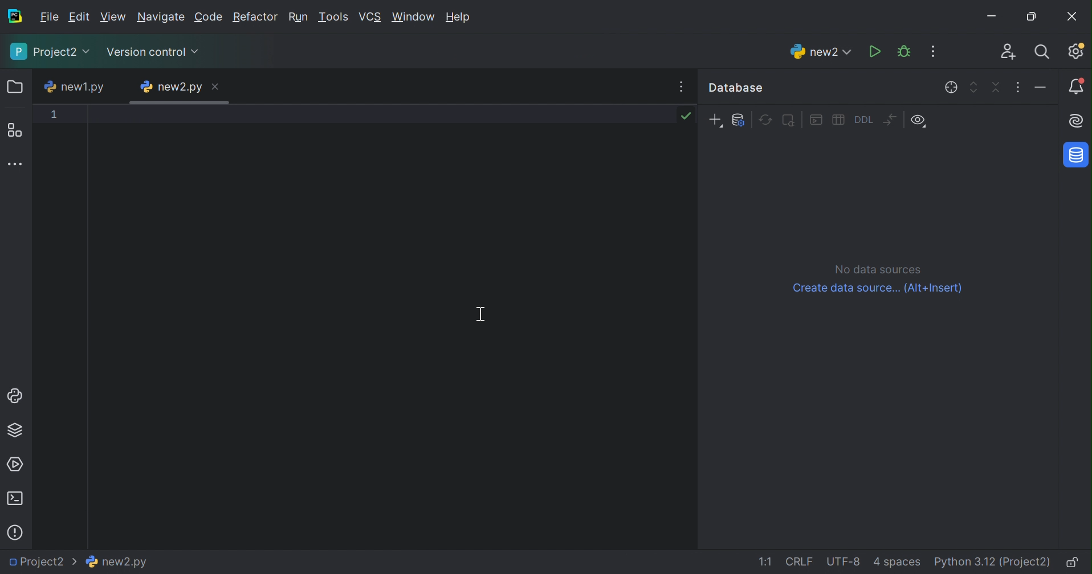 The image size is (1092, 574). What do you see at coordinates (766, 563) in the screenshot?
I see `1:1` at bounding box center [766, 563].